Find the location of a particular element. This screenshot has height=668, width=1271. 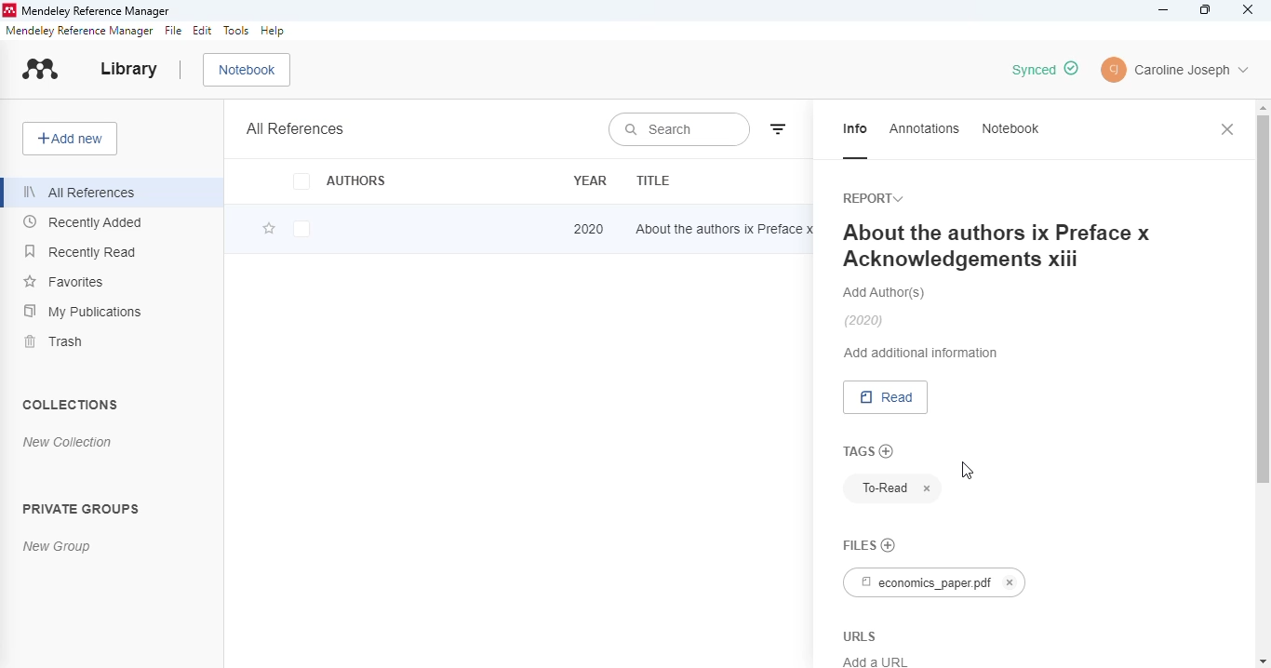

edit is located at coordinates (204, 31).